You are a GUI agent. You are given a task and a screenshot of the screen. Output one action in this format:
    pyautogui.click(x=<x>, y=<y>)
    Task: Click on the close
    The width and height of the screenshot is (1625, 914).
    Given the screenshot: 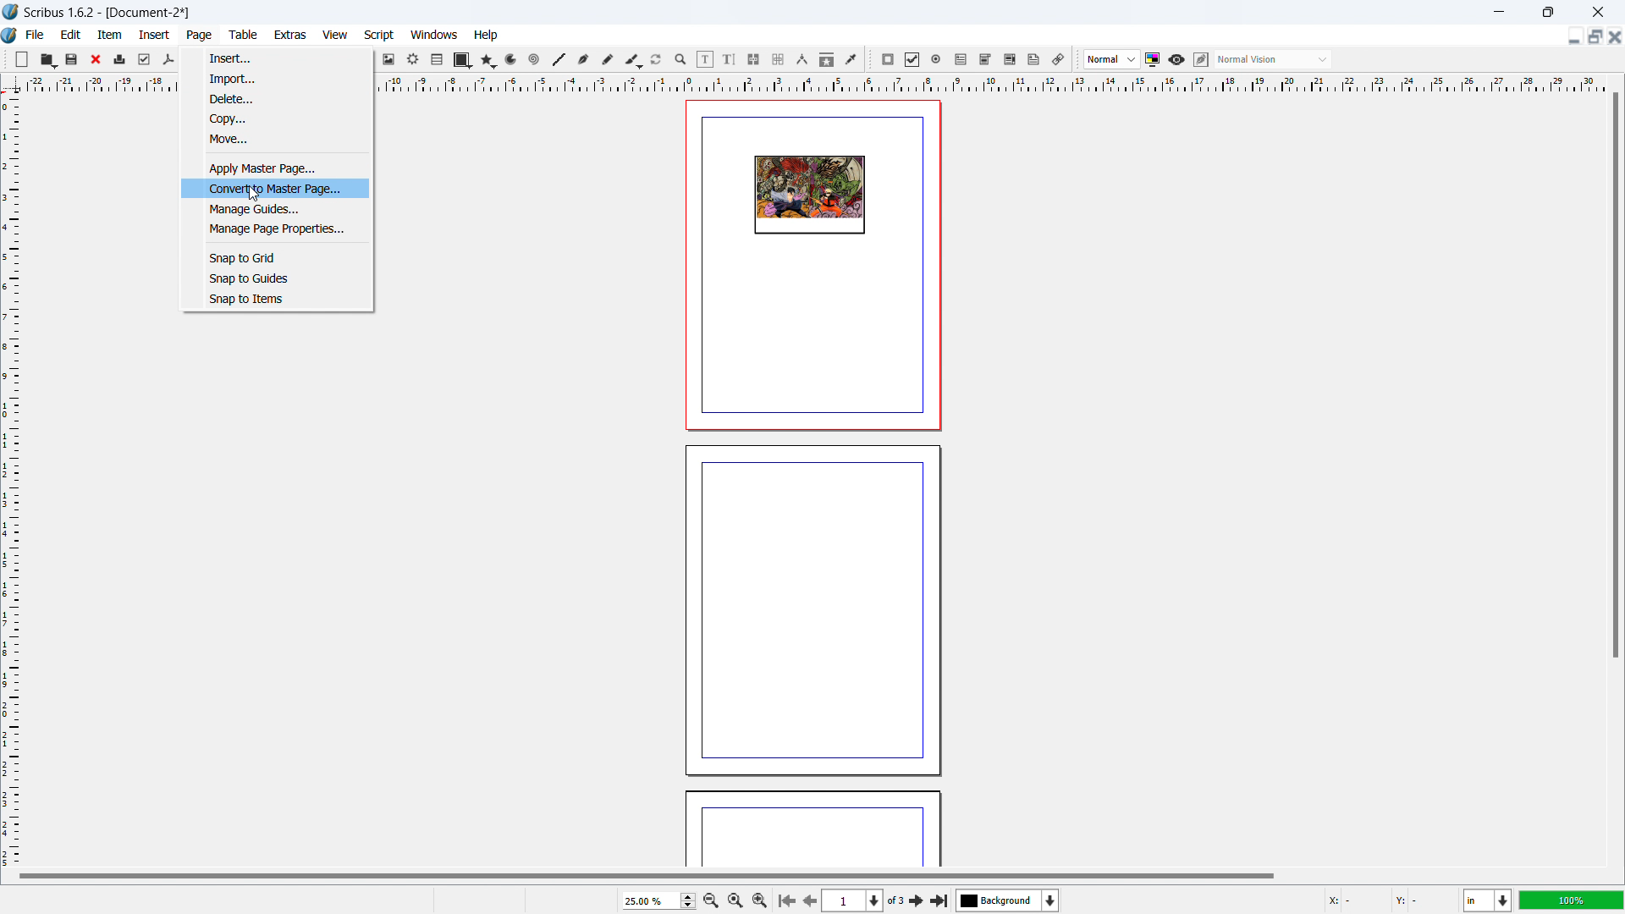 What is the action you would take?
    pyautogui.click(x=97, y=59)
    